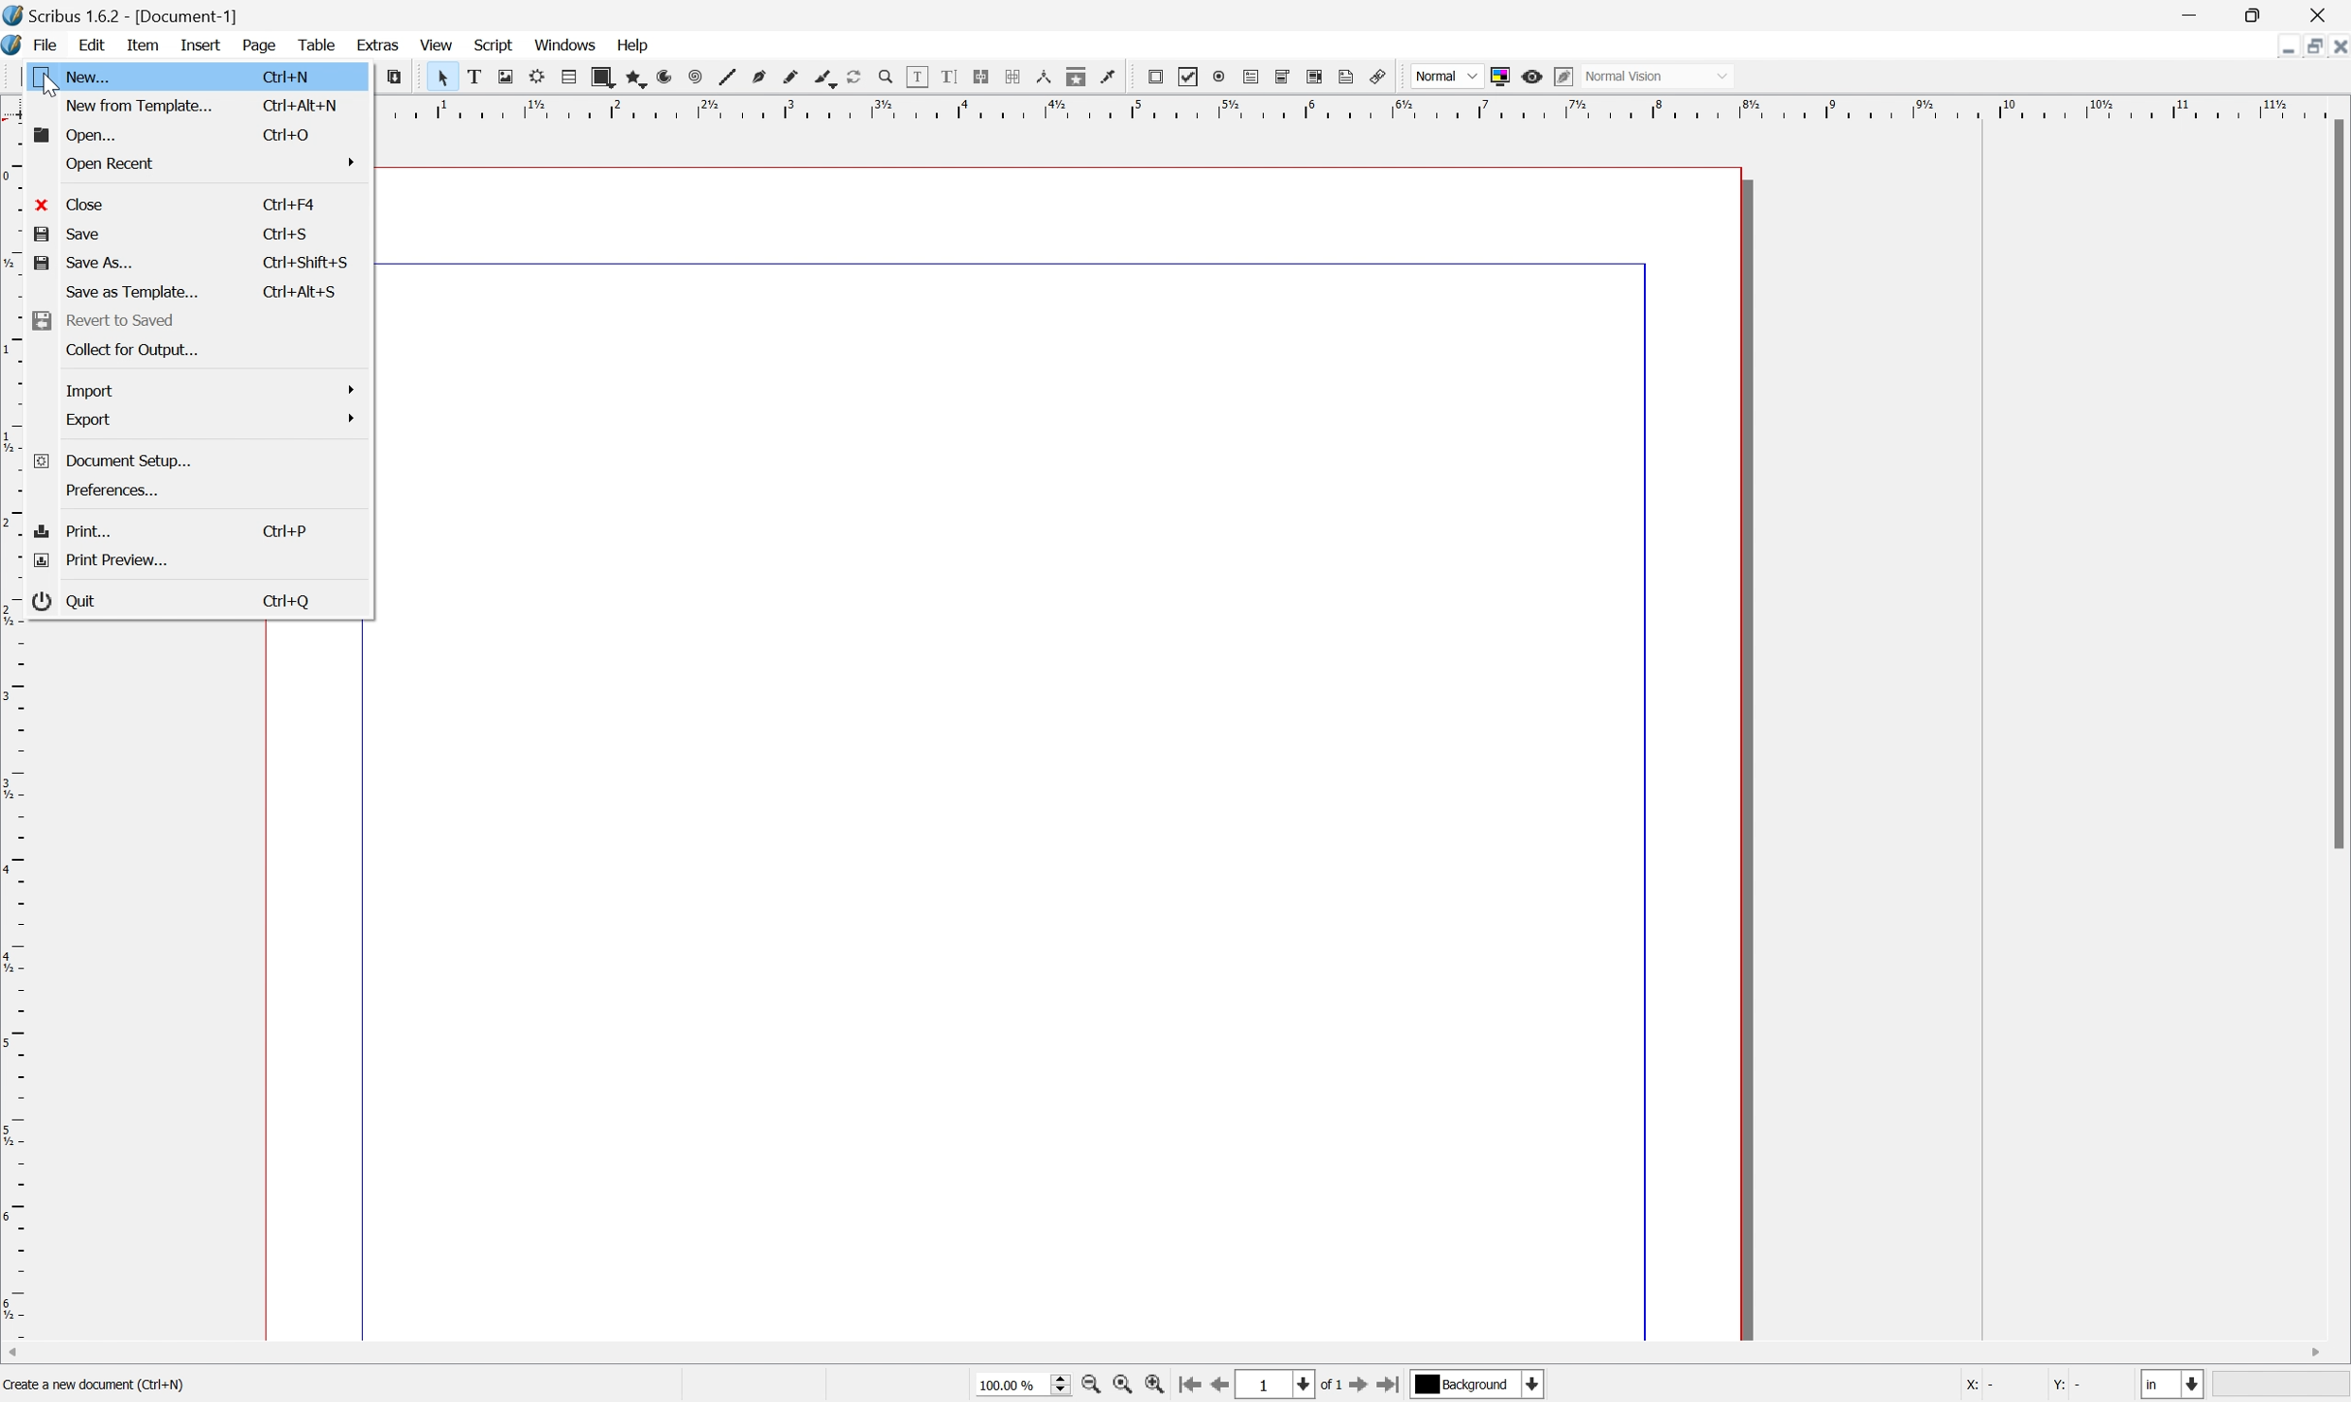 This screenshot has height=1402, width=2351. Describe the element at coordinates (985, 77) in the screenshot. I see `Link text text frames` at that location.